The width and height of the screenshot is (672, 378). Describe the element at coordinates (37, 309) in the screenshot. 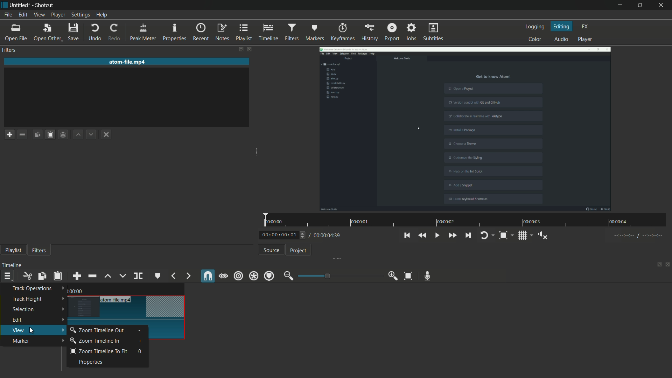

I see `selection` at that location.